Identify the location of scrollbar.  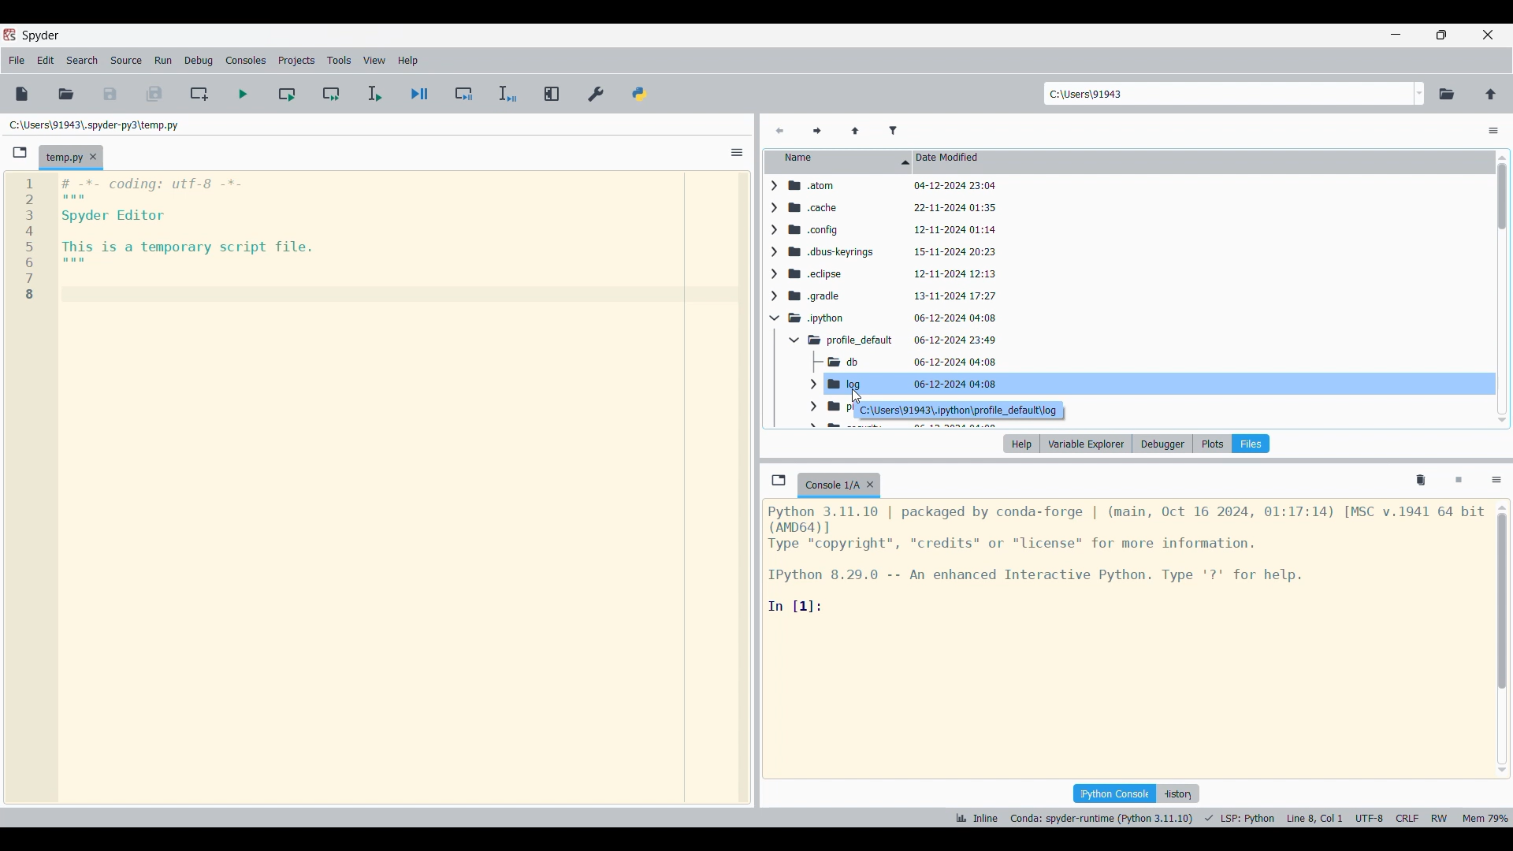
(1500, 287).